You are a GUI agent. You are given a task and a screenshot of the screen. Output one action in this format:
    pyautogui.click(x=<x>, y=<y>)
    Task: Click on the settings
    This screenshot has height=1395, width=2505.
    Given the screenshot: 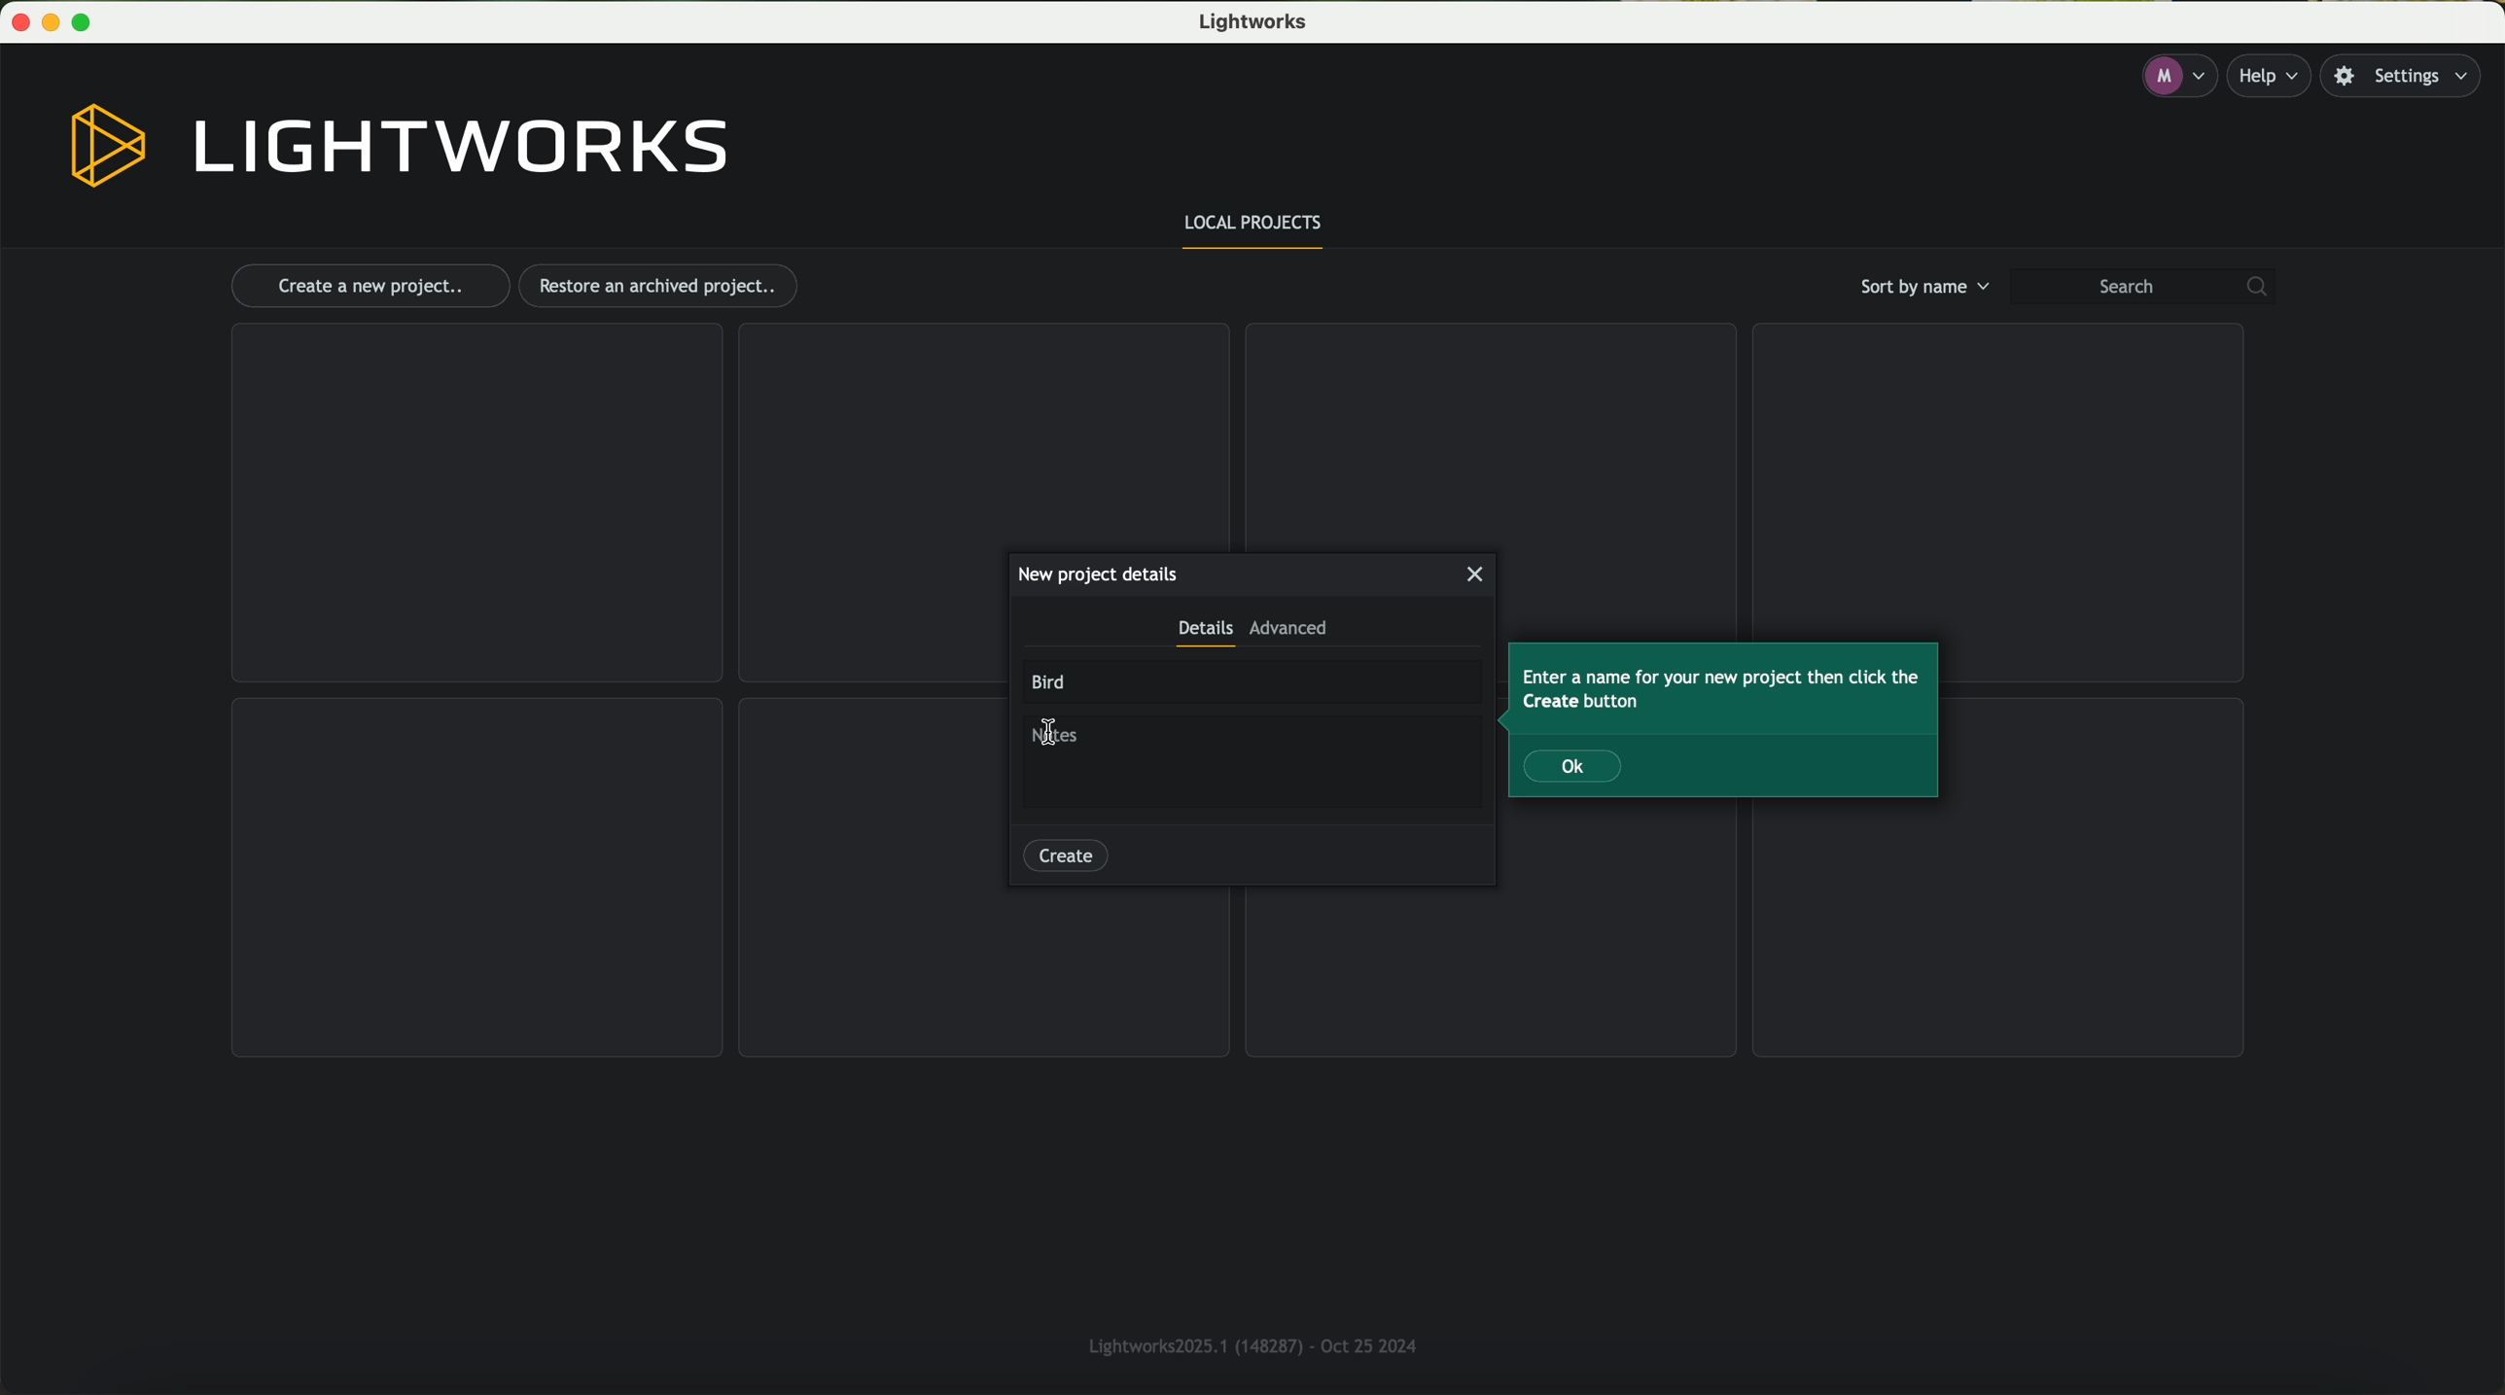 What is the action you would take?
    pyautogui.click(x=2410, y=77)
    